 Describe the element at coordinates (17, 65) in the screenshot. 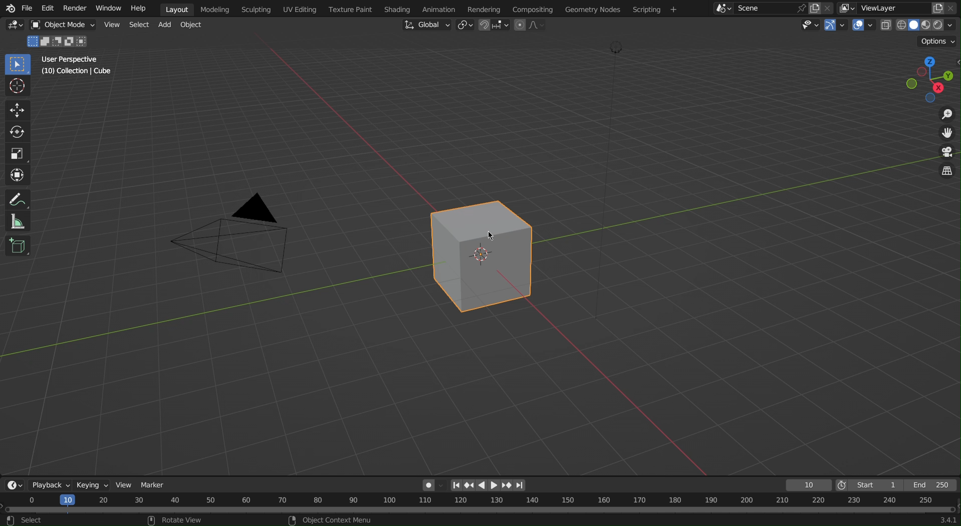

I see `Select Box` at that location.